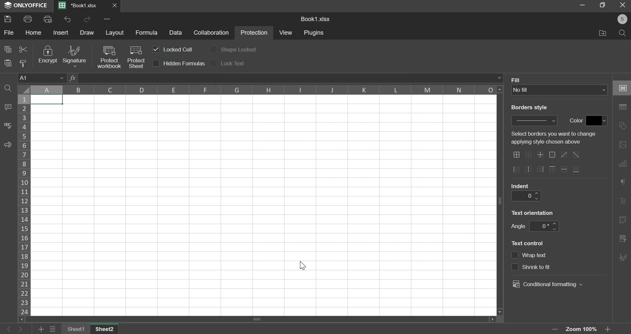 Image resolution: width=631 pixels, height=334 pixels. Describe the element at coordinates (68, 19) in the screenshot. I see `undo` at that location.